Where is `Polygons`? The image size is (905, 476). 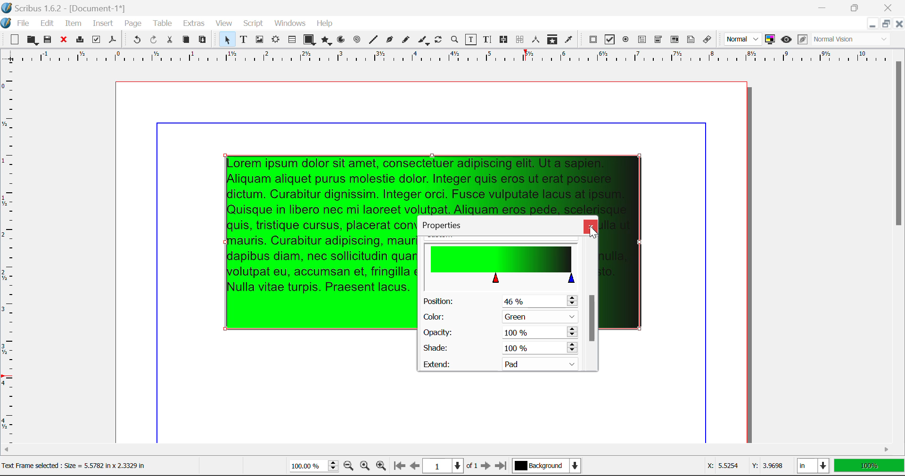
Polygons is located at coordinates (326, 41).